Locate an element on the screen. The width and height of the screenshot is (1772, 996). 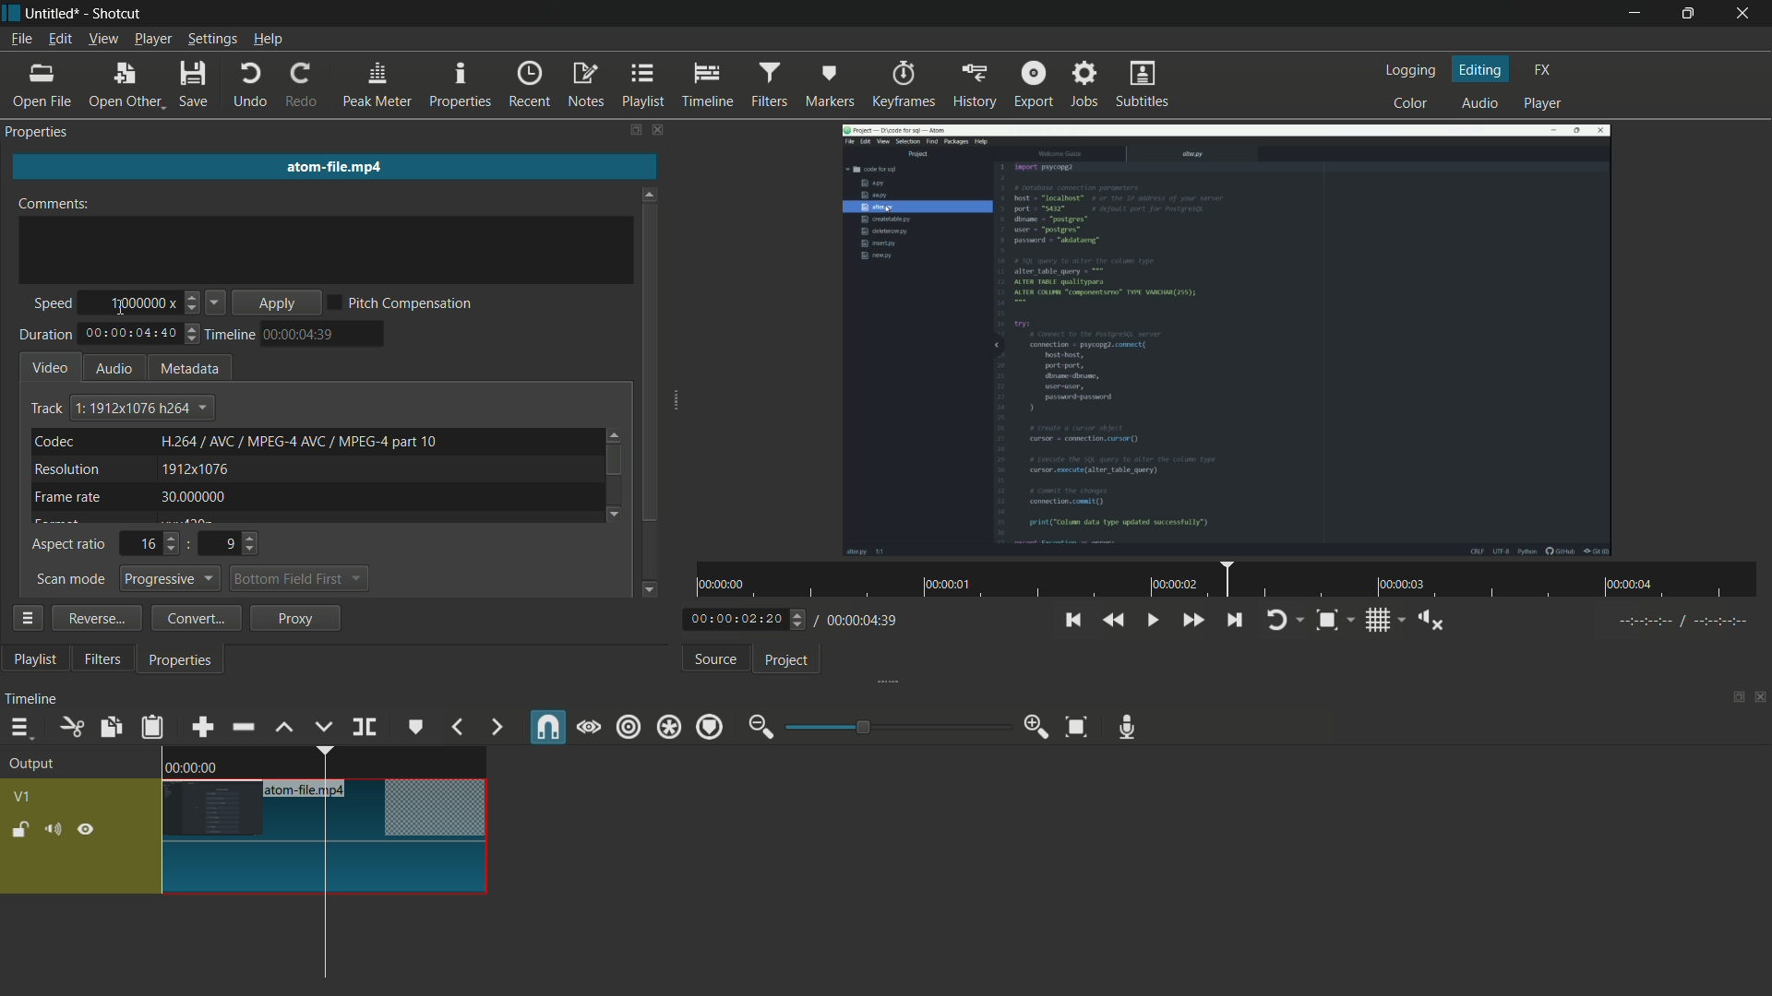
export is located at coordinates (1035, 85).